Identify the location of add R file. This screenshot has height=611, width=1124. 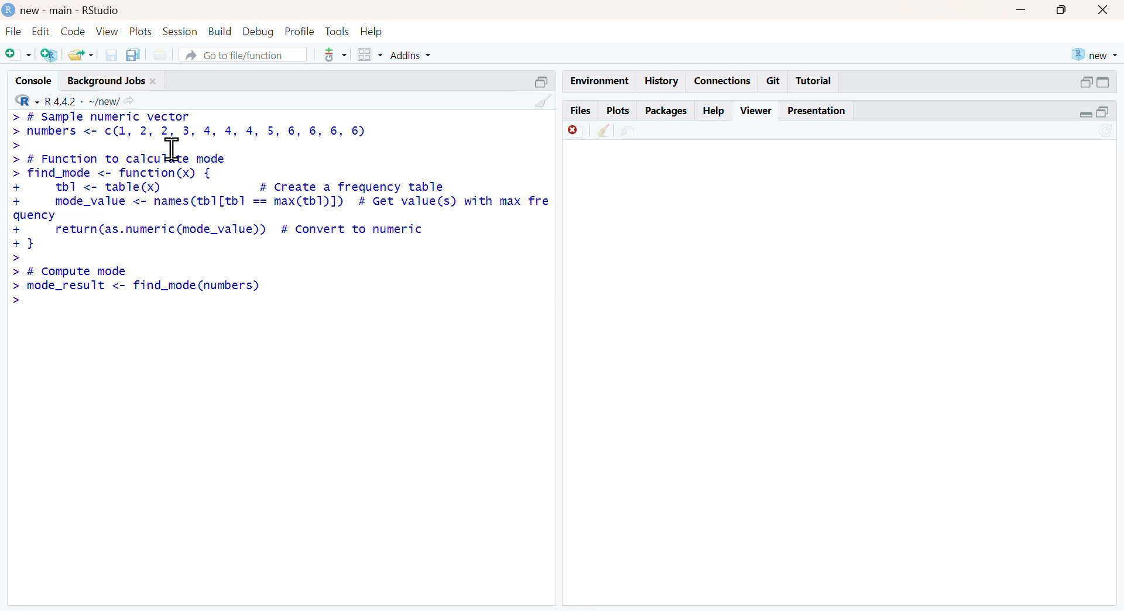
(50, 55).